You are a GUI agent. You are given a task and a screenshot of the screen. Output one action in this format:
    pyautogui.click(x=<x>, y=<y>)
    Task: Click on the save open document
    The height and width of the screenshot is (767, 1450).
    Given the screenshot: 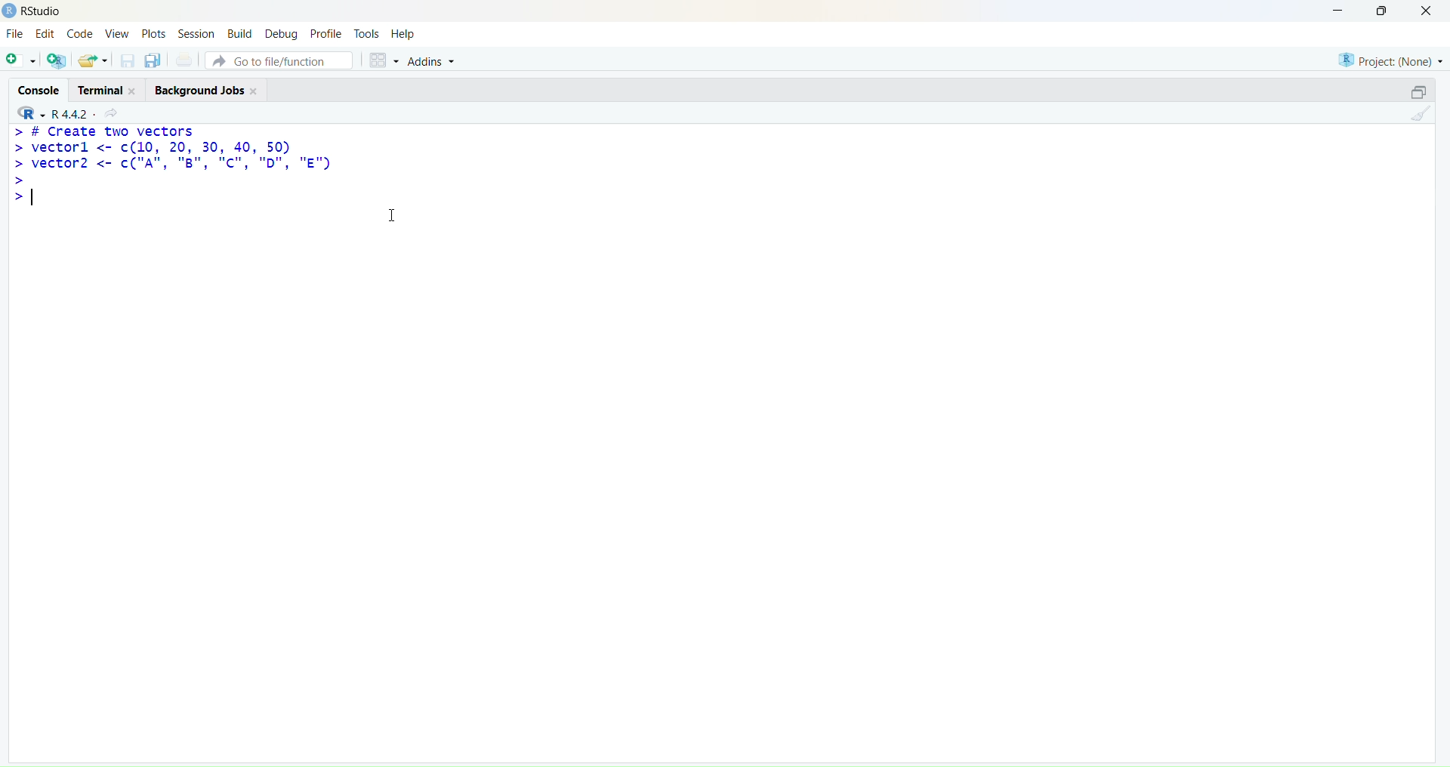 What is the action you would take?
    pyautogui.click(x=127, y=62)
    